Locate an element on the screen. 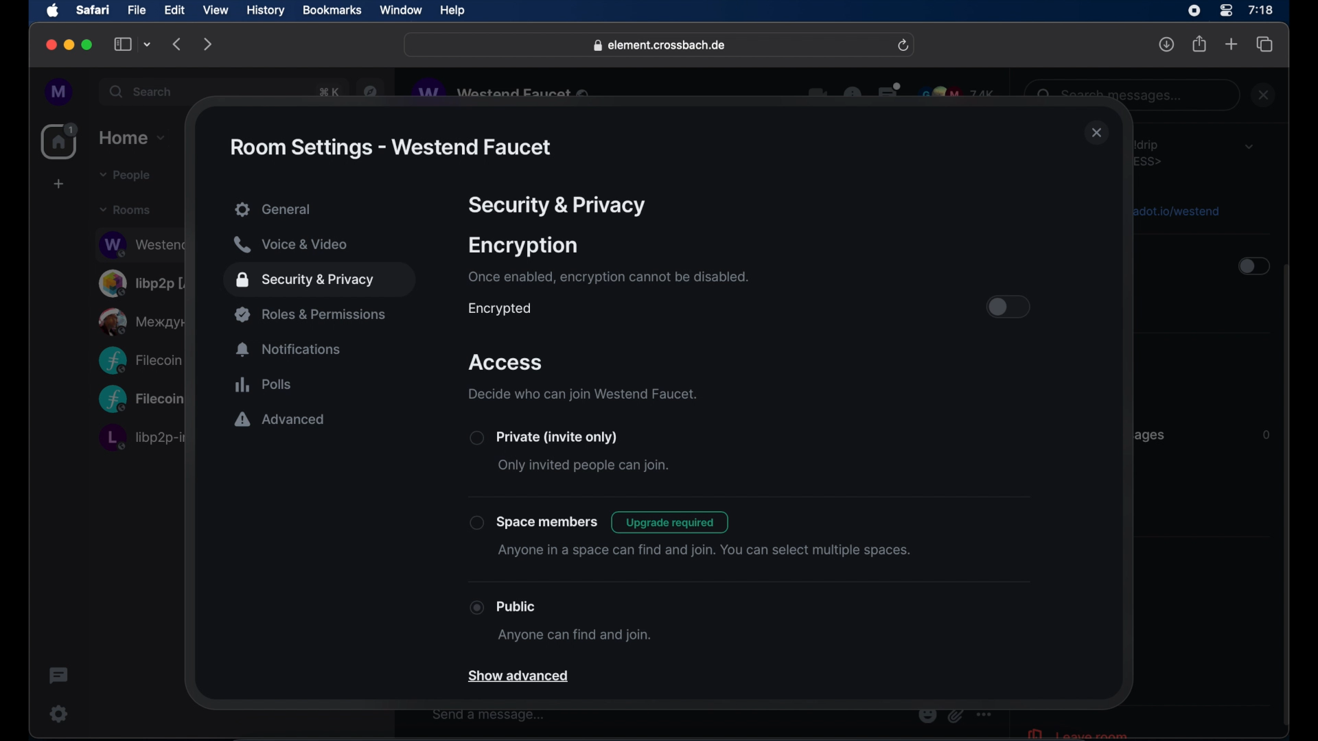 The height and width of the screenshot is (741, 1318). encryption is located at coordinates (523, 246).